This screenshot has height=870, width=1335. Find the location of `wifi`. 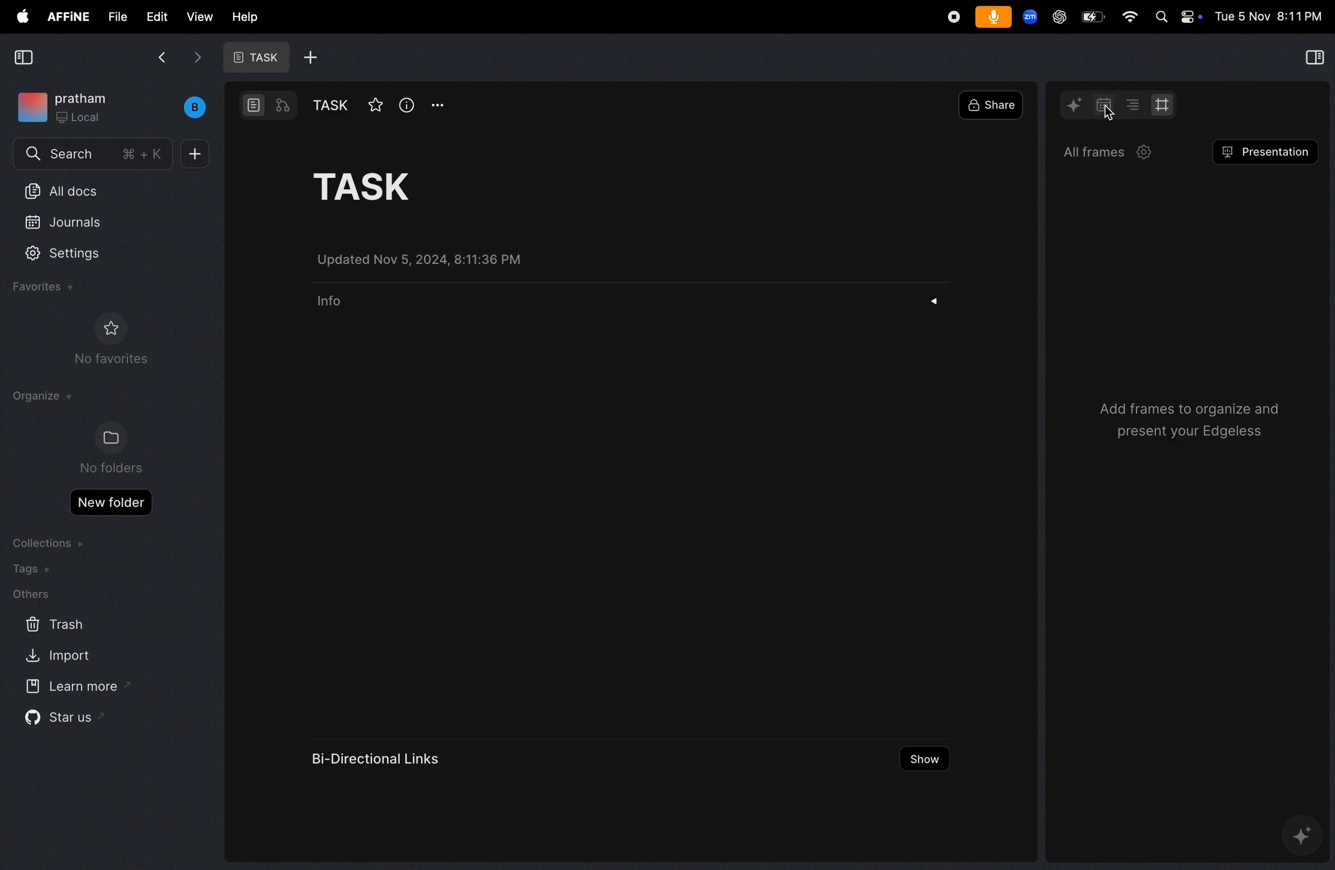

wifi is located at coordinates (1125, 17).